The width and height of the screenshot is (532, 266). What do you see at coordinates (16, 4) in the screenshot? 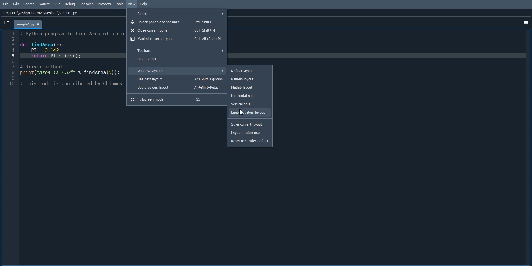
I see `Edit` at bounding box center [16, 4].